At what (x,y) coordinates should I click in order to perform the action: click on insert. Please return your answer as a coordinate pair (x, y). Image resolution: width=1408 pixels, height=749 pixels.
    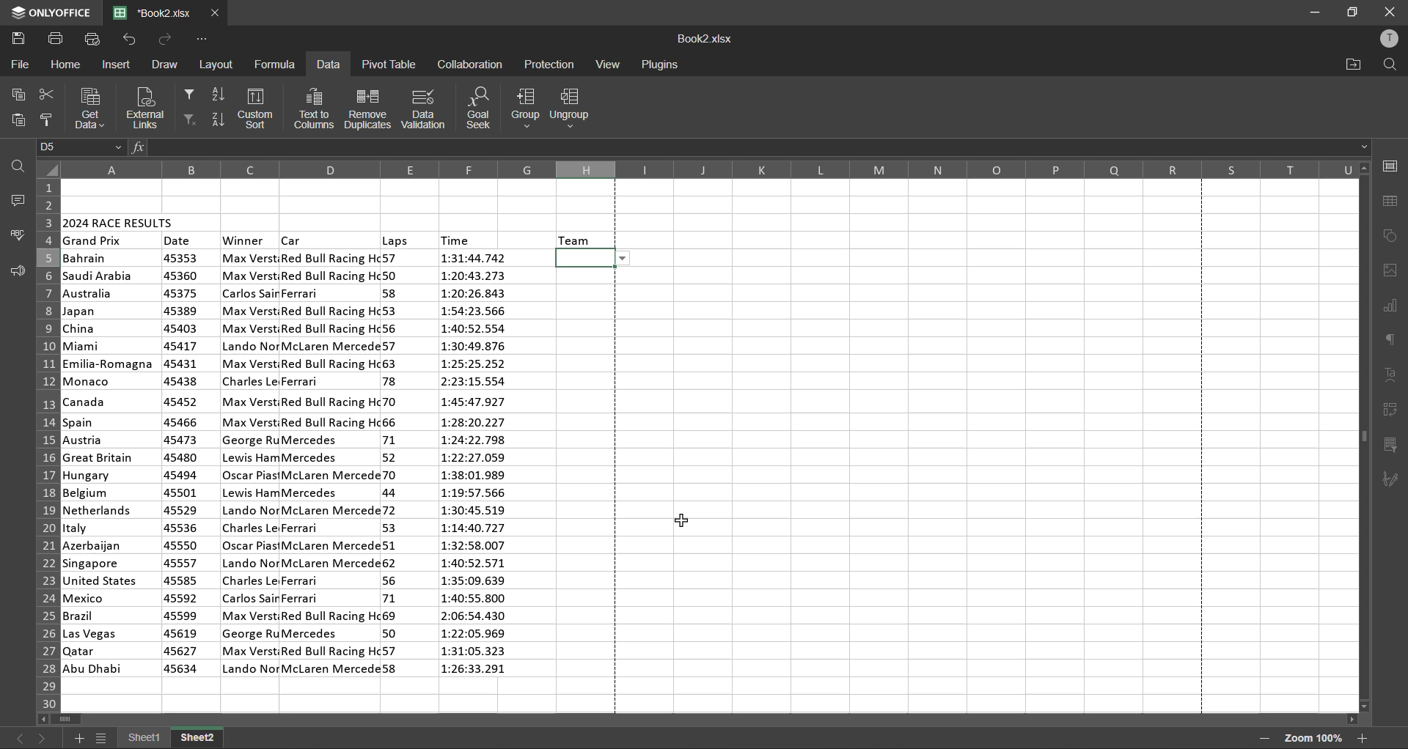
    Looking at the image, I should click on (119, 64).